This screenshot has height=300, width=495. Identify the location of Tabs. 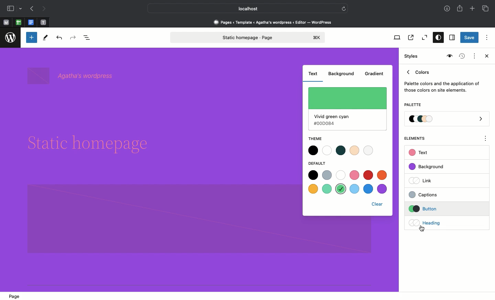
(486, 9).